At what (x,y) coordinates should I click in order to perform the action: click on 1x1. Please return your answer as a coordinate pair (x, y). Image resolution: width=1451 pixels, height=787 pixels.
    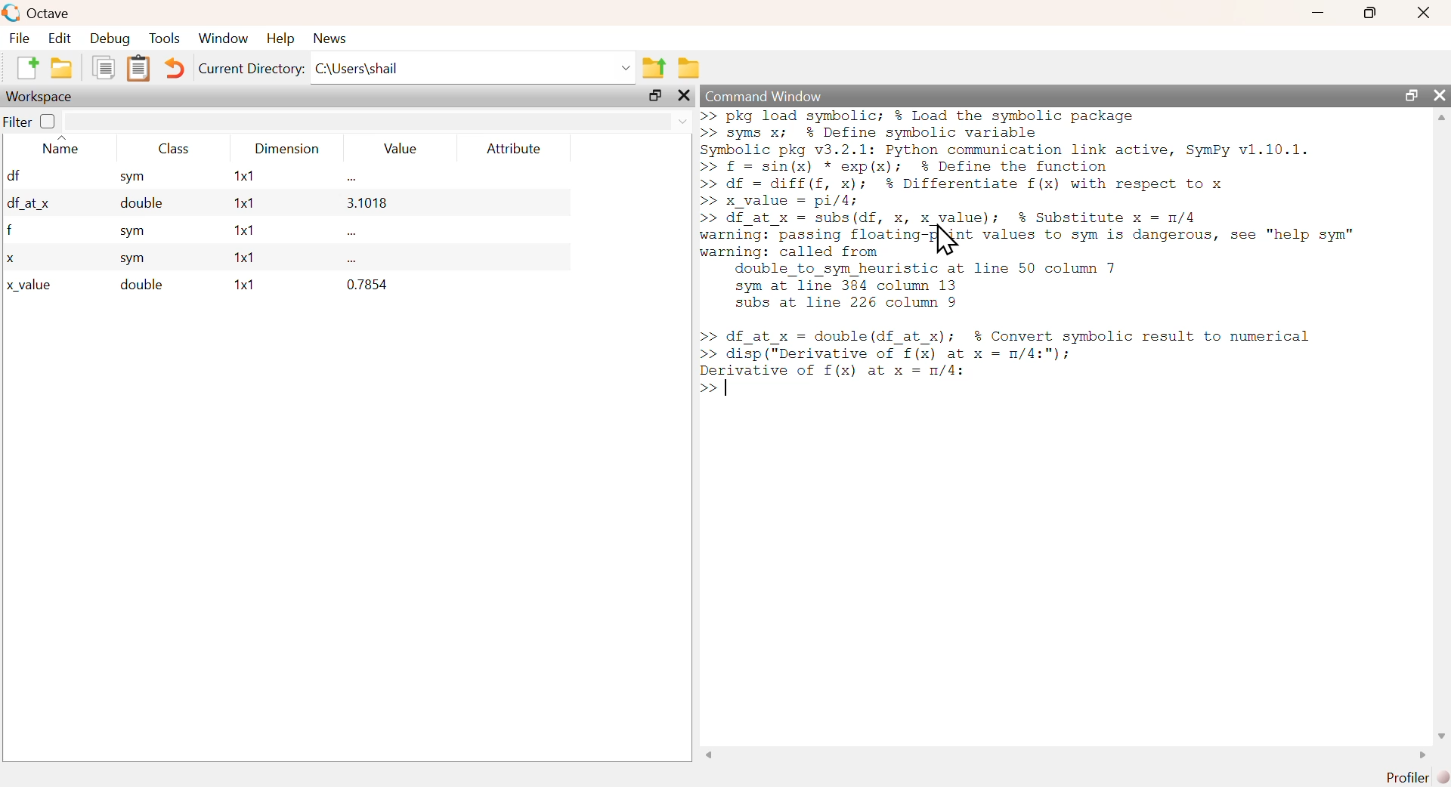
    Looking at the image, I should click on (240, 258).